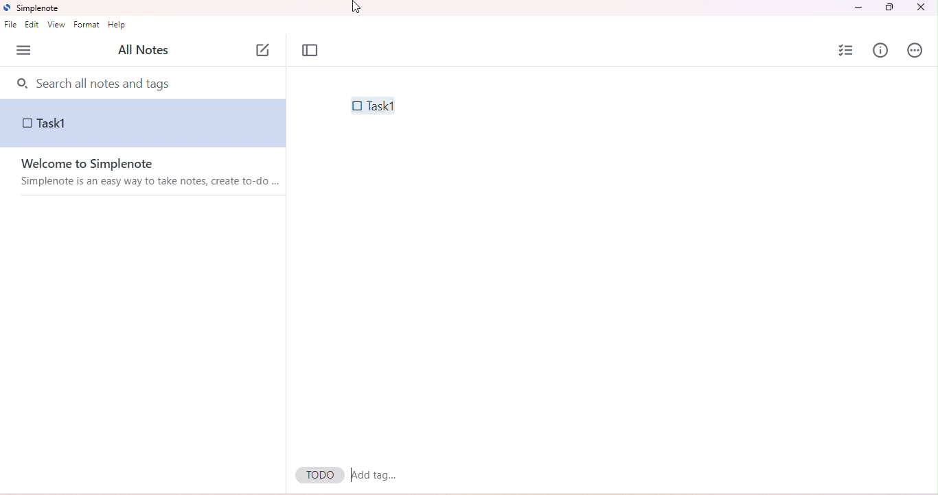  Describe the element at coordinates (847, 50) in the screenshot. I see `insert checklist` at that location.